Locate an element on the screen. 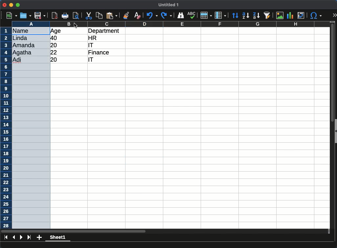 The width and height of the screenshot is (337, 248). copy is located at coordinates (100, 15).